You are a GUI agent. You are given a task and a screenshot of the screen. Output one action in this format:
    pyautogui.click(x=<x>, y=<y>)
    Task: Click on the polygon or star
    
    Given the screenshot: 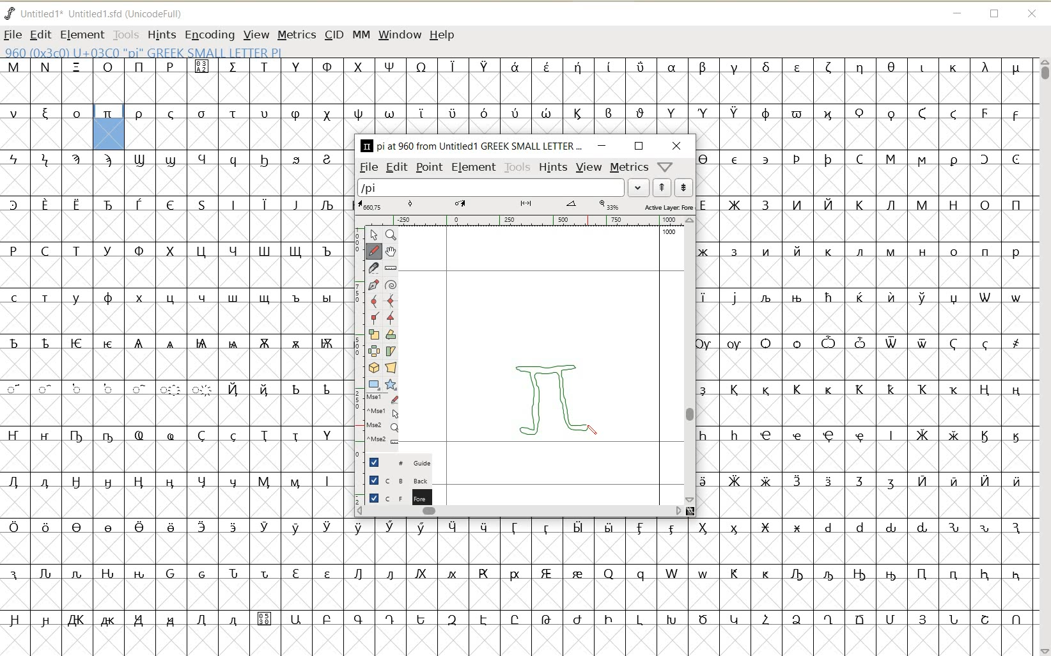 What is the action you would take?
    pyautogui.click(x=390, y=385)
    